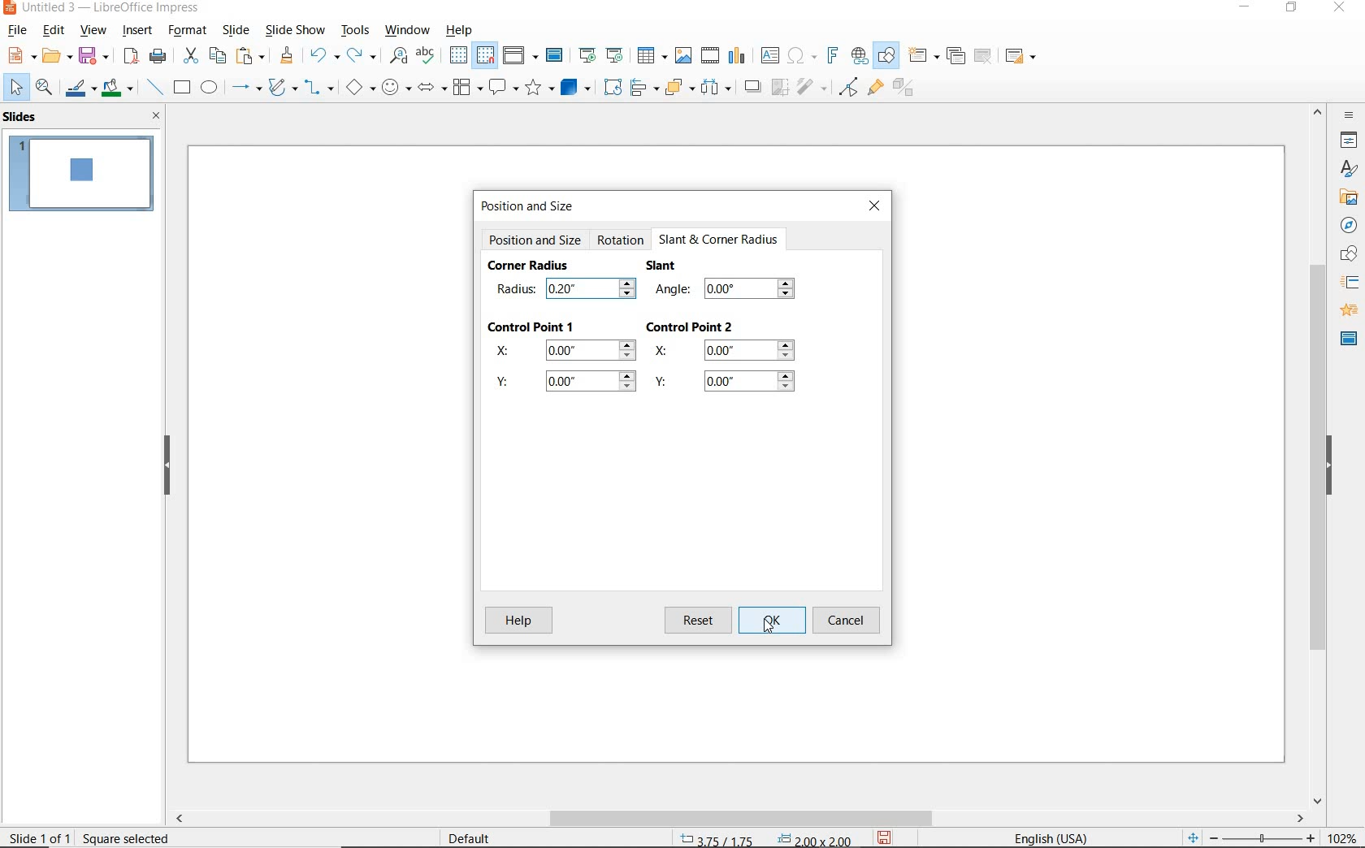 This screenshot has height=848, width=1365. I want to click on snap to grid, so click(487, 55).